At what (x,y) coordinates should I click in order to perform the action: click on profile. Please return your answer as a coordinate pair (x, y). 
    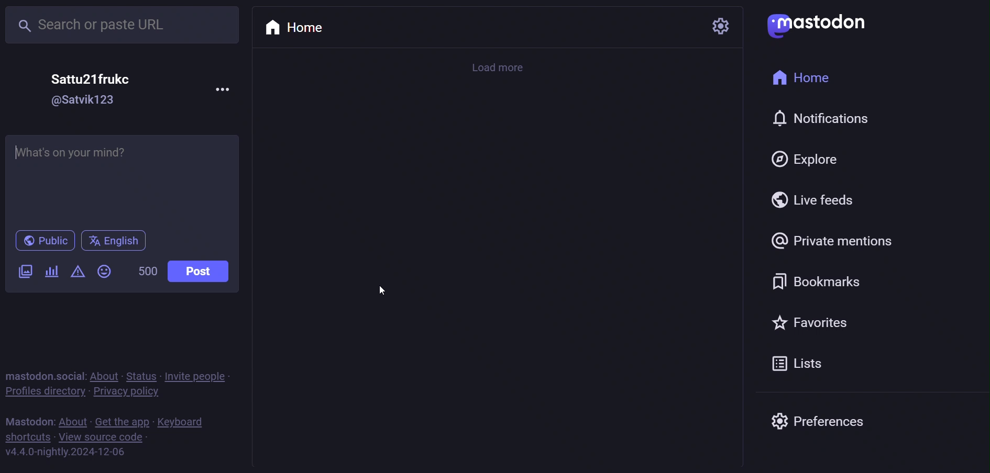
    Looking at the image, I should click on (43, 392).